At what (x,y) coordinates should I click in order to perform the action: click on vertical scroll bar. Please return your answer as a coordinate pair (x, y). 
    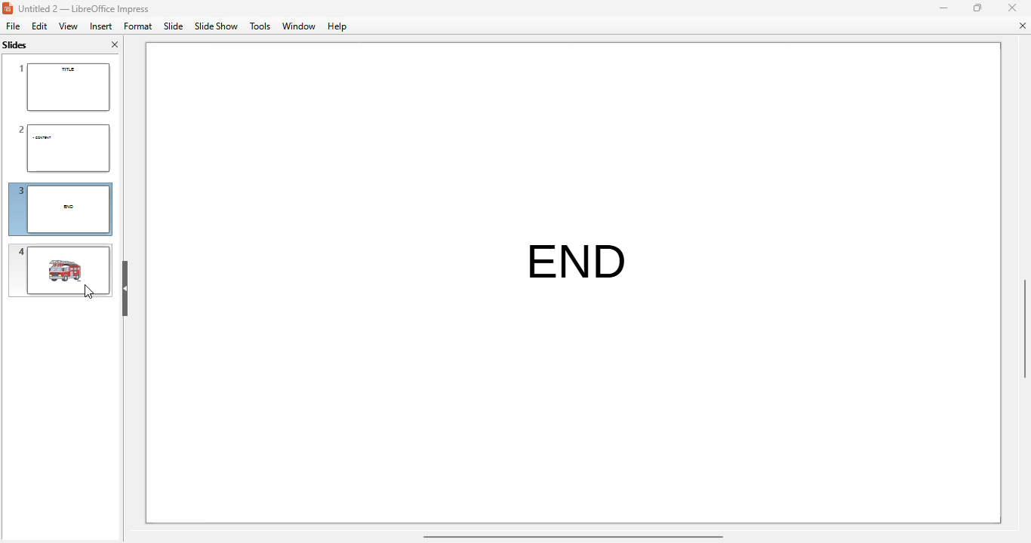
    Looking at the image, I should click on (1024, 329).